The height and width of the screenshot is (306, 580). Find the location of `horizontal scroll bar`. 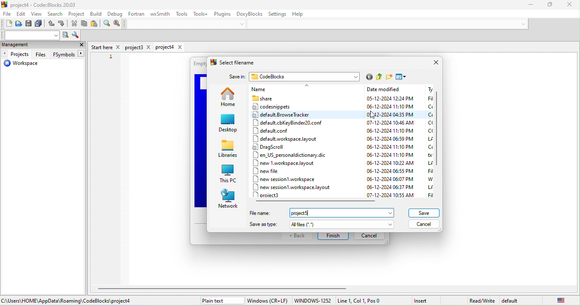

horizontal scroll bar is located at coordinates (318, 202).